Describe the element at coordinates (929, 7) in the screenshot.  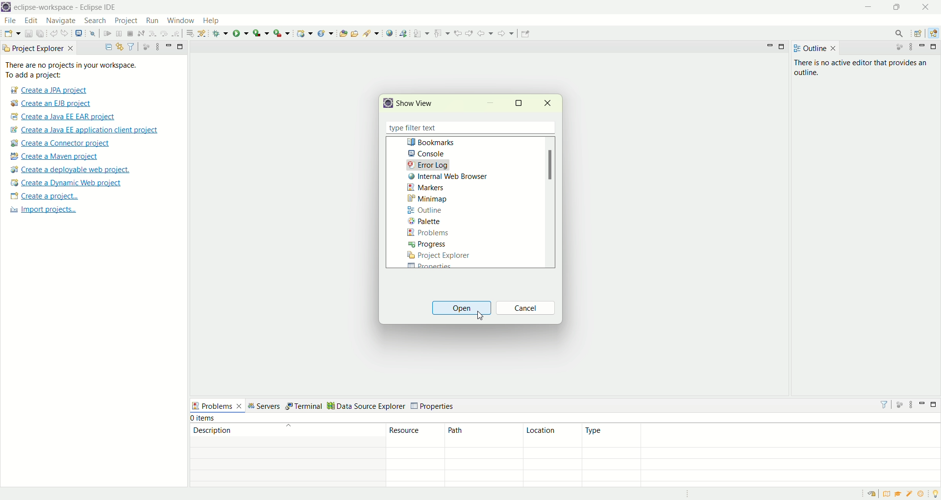
I see `close` at that location.